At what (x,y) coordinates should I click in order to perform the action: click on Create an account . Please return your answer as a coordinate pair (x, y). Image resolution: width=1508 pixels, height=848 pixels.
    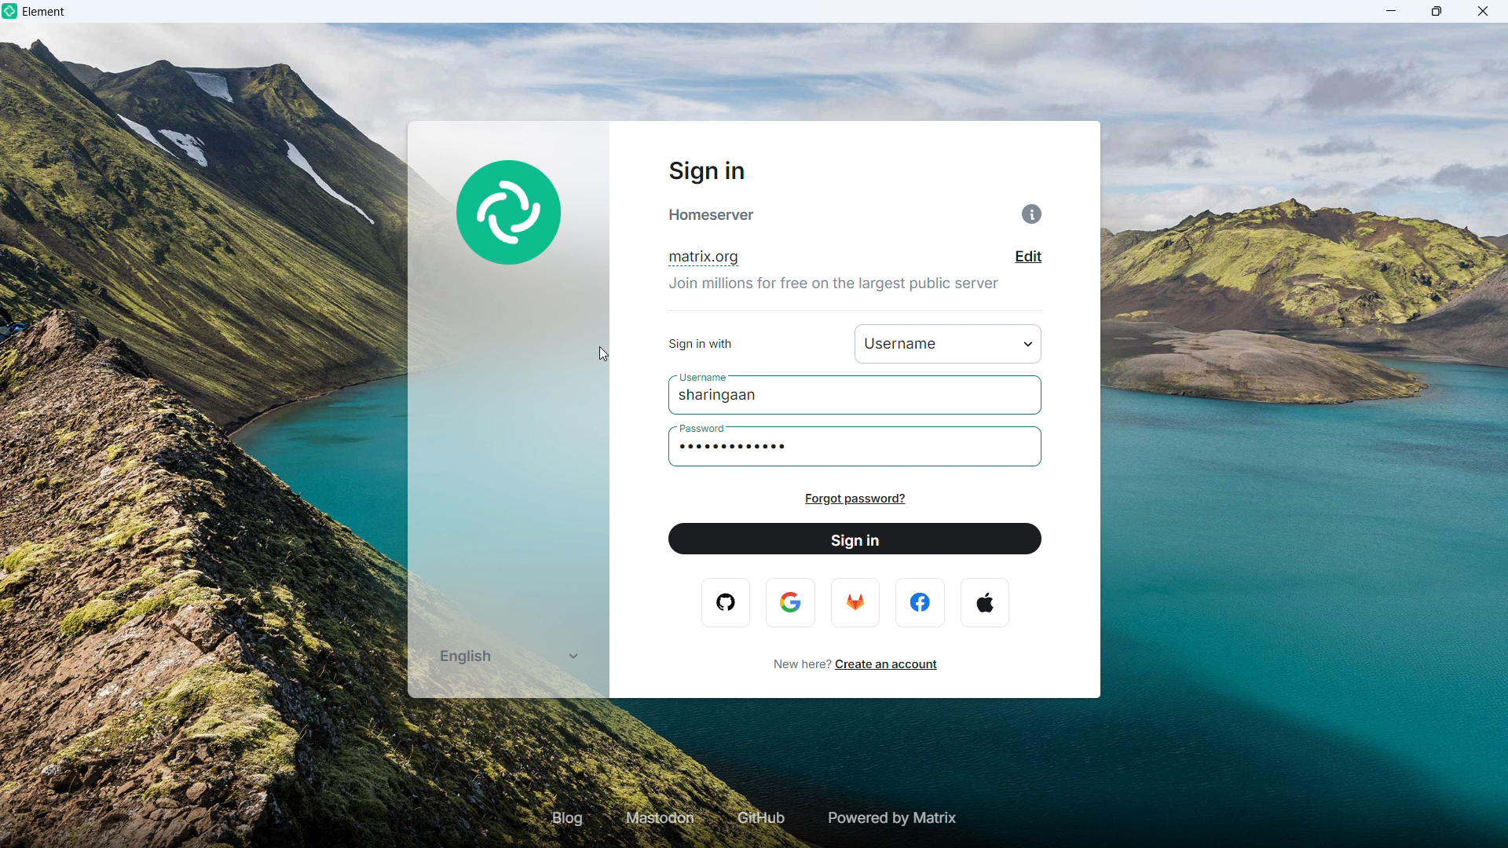
    Looking at the image, I should click on (884, 665).